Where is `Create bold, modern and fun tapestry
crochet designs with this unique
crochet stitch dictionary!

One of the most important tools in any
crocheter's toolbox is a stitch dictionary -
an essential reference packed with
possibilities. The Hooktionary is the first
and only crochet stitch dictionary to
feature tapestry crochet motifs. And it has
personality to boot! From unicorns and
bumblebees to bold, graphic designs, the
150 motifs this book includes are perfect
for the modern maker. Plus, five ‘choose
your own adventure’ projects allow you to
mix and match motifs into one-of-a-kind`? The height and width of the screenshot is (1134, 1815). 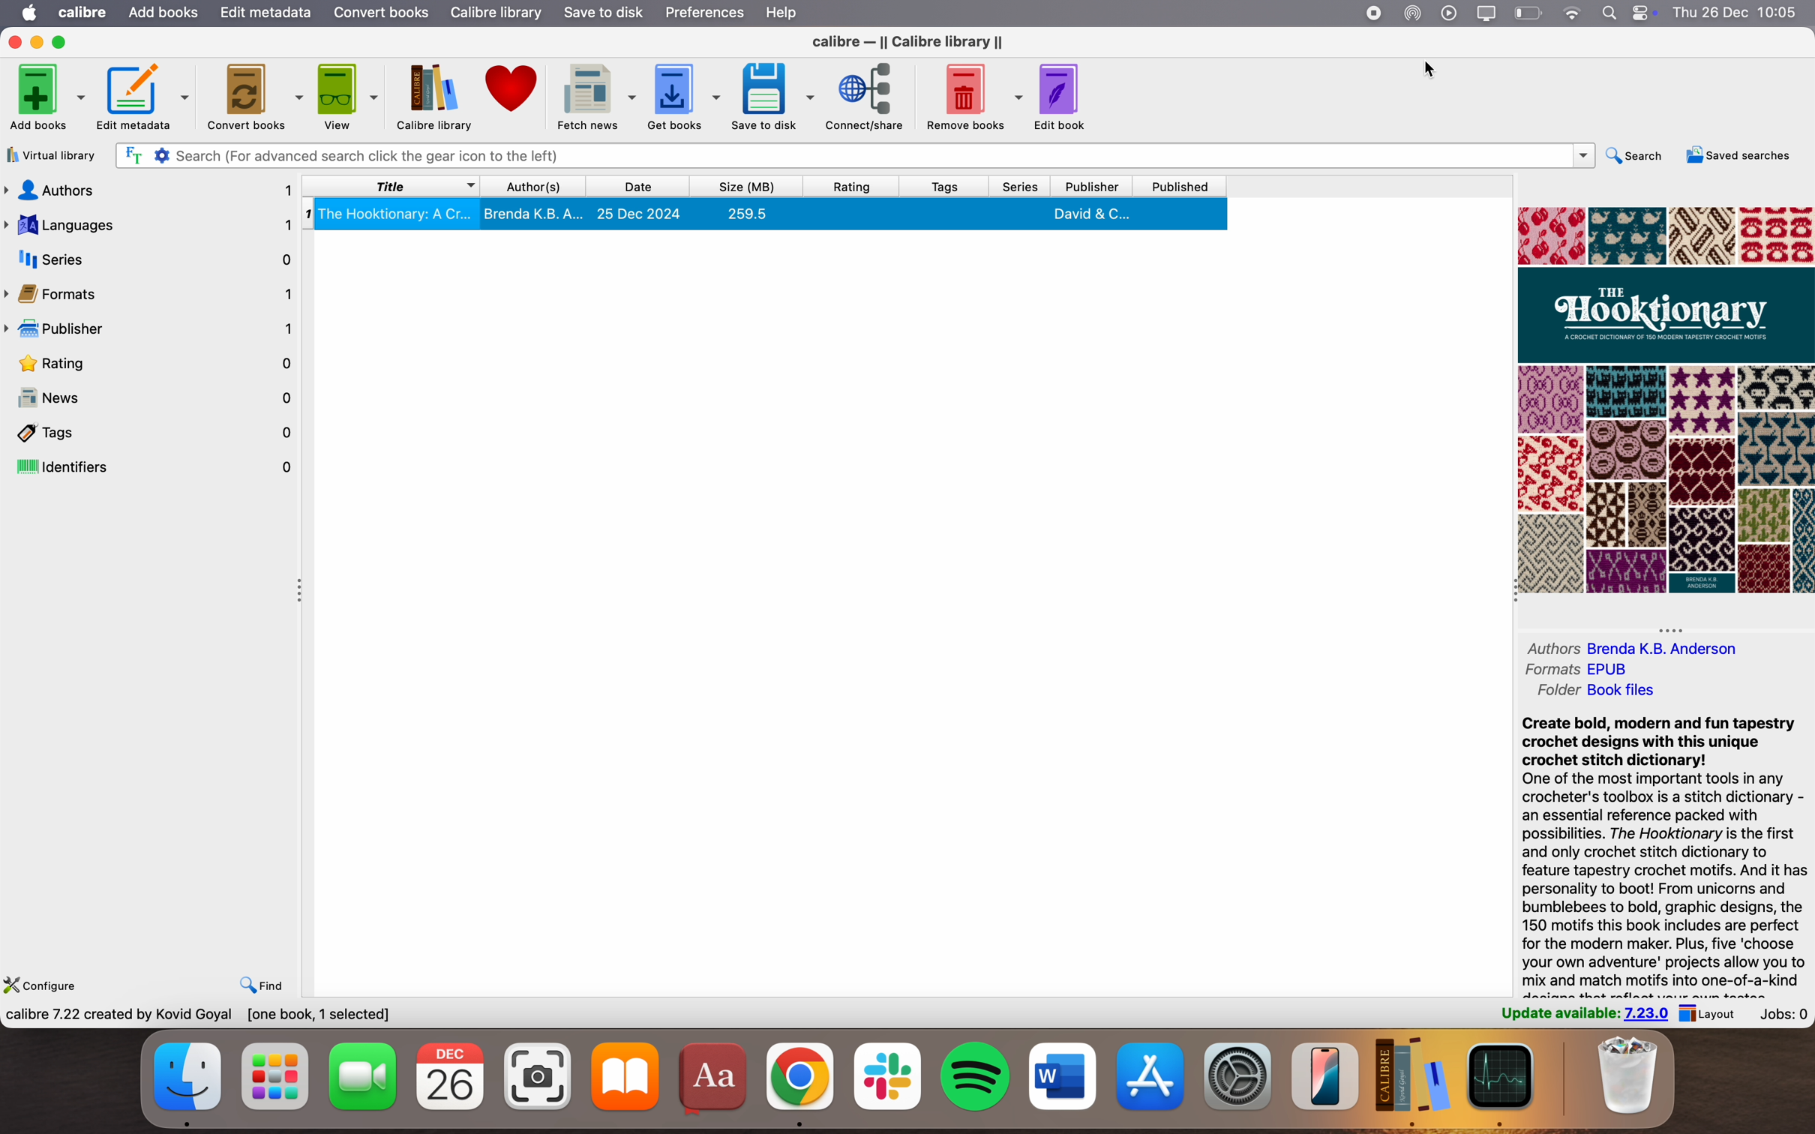
Create bold, modern and fun tapestry
crochet designs with this unique
crochet stitch dictionary!

One of the most important tools in any
crocheter's toolbox is a stitch dictionary -
an essential reference packed with
possibilities. The Hooktionary is the first
and only crochet stitch dictionary to
feature tapestry crochet motifs. And it has
personality to boot! From unicorns and
bumblebees to bold, graphic designs, the
150 motifs this book includes are perfect
for the modern maker. Plus, five ‘choose
your own adventure’ projects allow you to
mix and match motifs into one-of-a-kind is located at coordinates (1645, 850).